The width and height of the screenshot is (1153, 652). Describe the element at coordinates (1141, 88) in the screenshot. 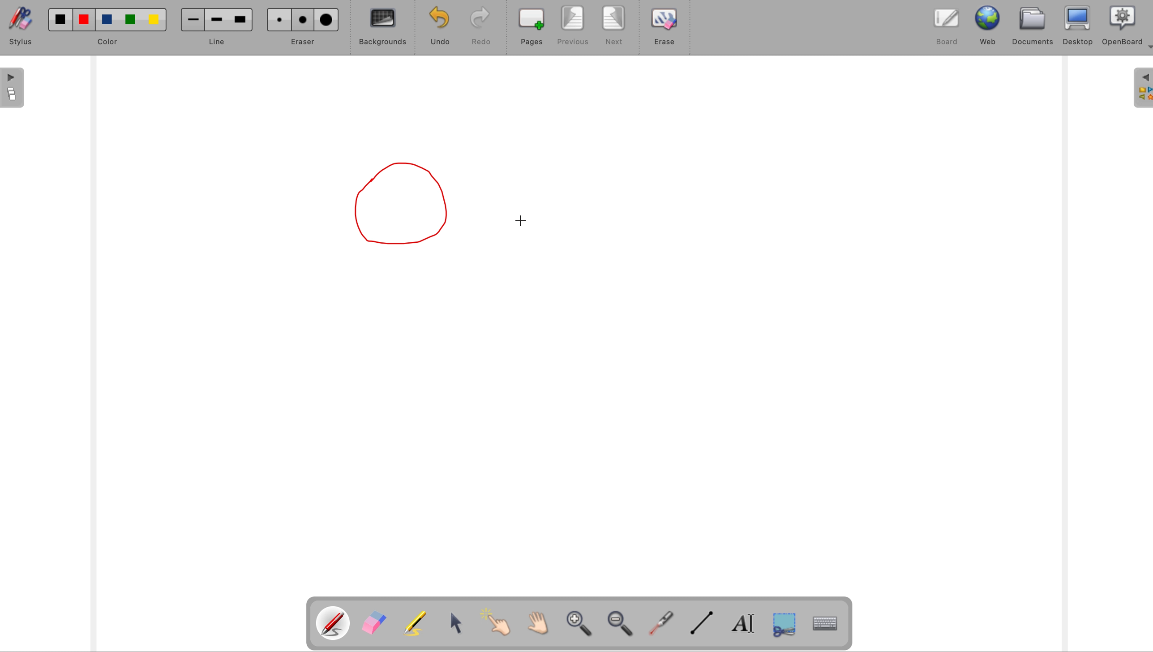

I see `sidebar` at that location.